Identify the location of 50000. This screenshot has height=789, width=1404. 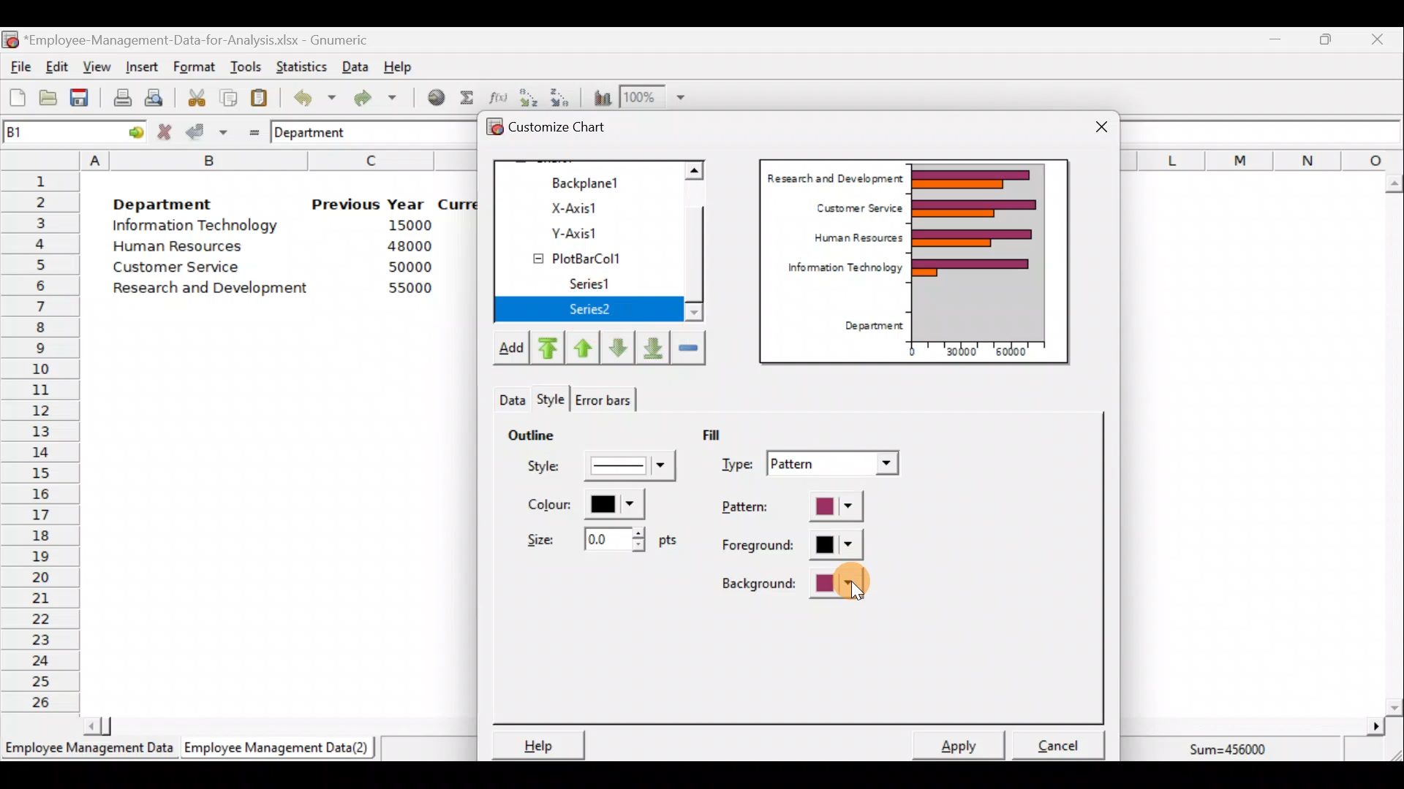
(414, 267).